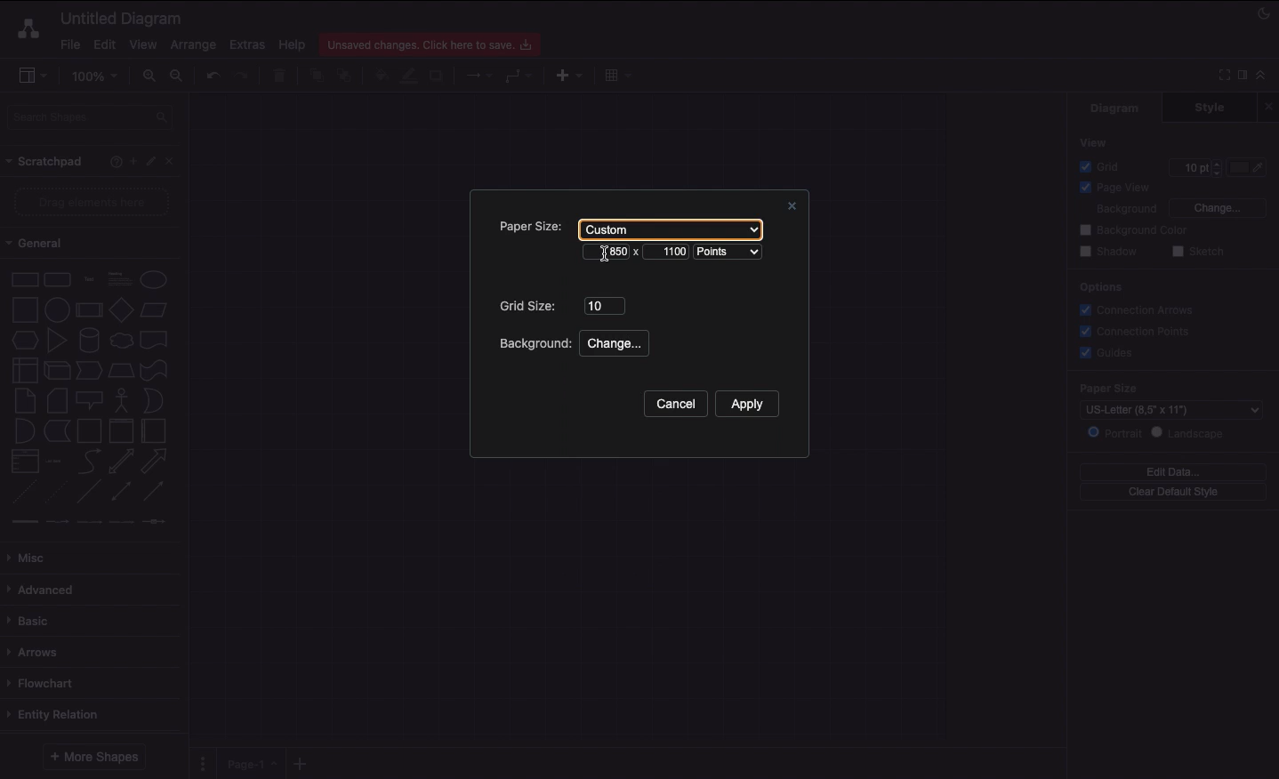 This screenshot has width=1279, height=779. I want to click on Horizontal container, so click(155, 430).